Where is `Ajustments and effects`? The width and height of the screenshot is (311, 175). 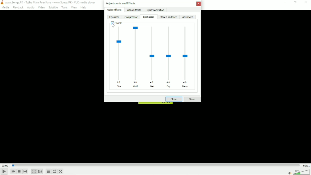
Ajustments and effects is located at coordinates (120, 3).